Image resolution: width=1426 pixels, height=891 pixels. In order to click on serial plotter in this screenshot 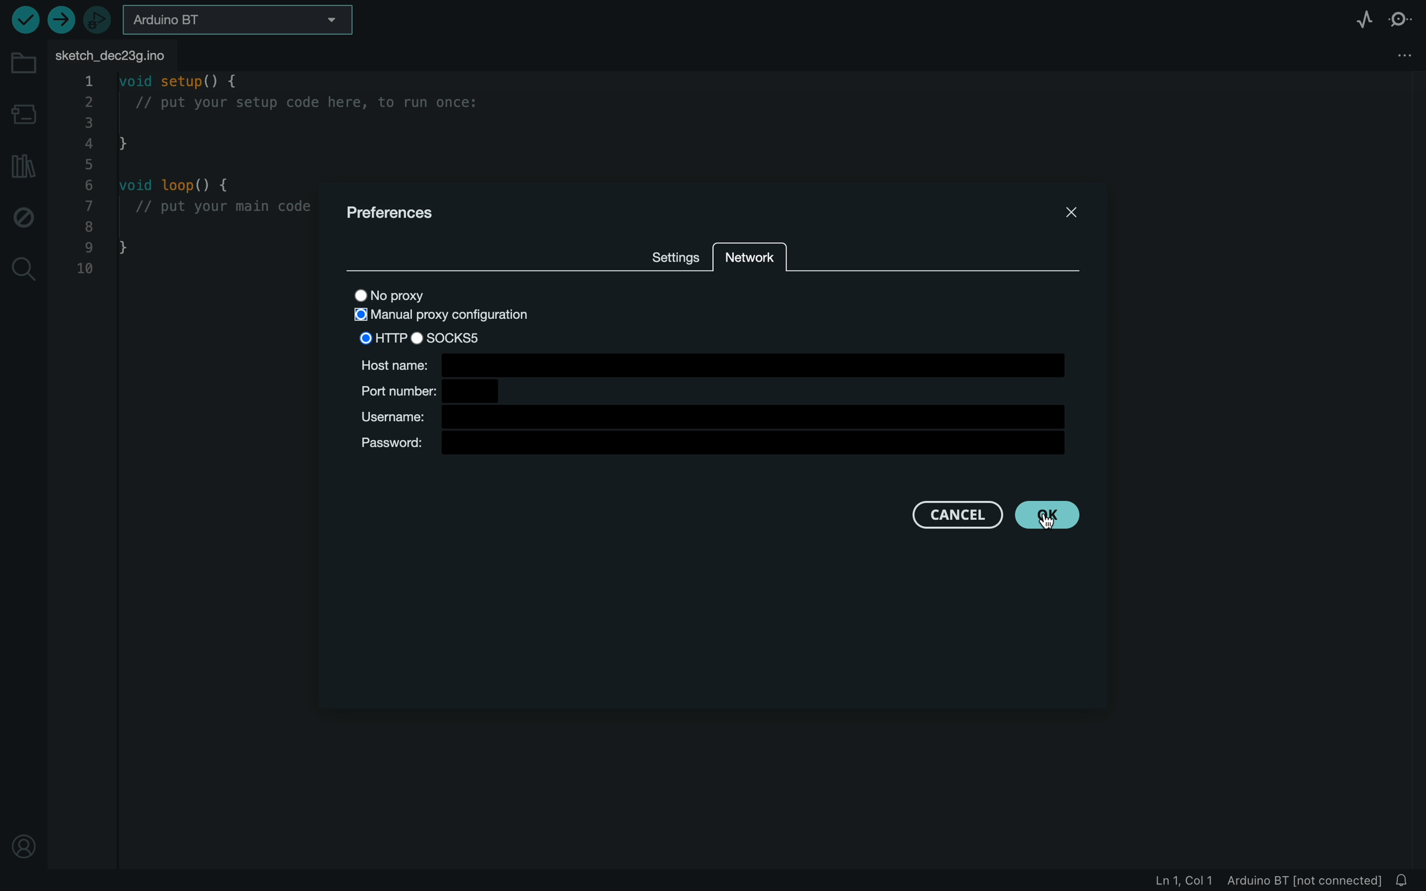, I will do `click(1358, 18)`.